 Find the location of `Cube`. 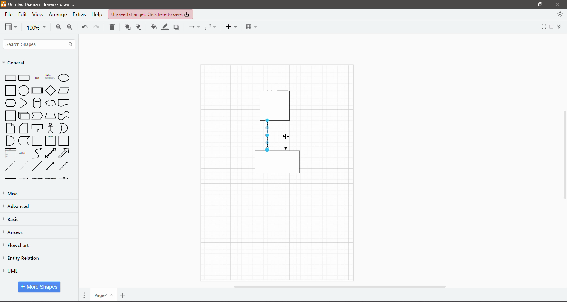

Cube is located at coordinates (23, 115).